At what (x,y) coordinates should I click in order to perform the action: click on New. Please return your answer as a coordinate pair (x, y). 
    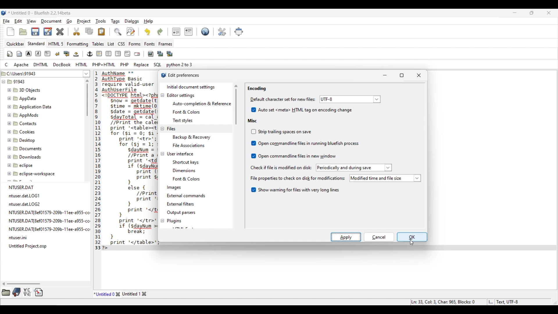
    Looking at the image, I should click on (10, 31).